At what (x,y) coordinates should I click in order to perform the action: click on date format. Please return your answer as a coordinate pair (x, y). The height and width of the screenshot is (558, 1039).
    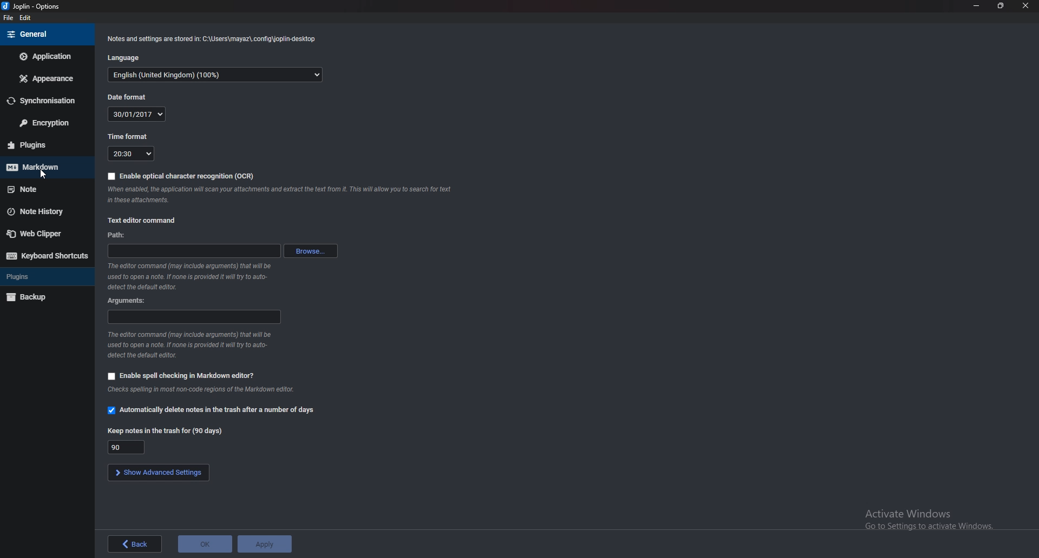
    Looking at the image, I should click on (135, 114).